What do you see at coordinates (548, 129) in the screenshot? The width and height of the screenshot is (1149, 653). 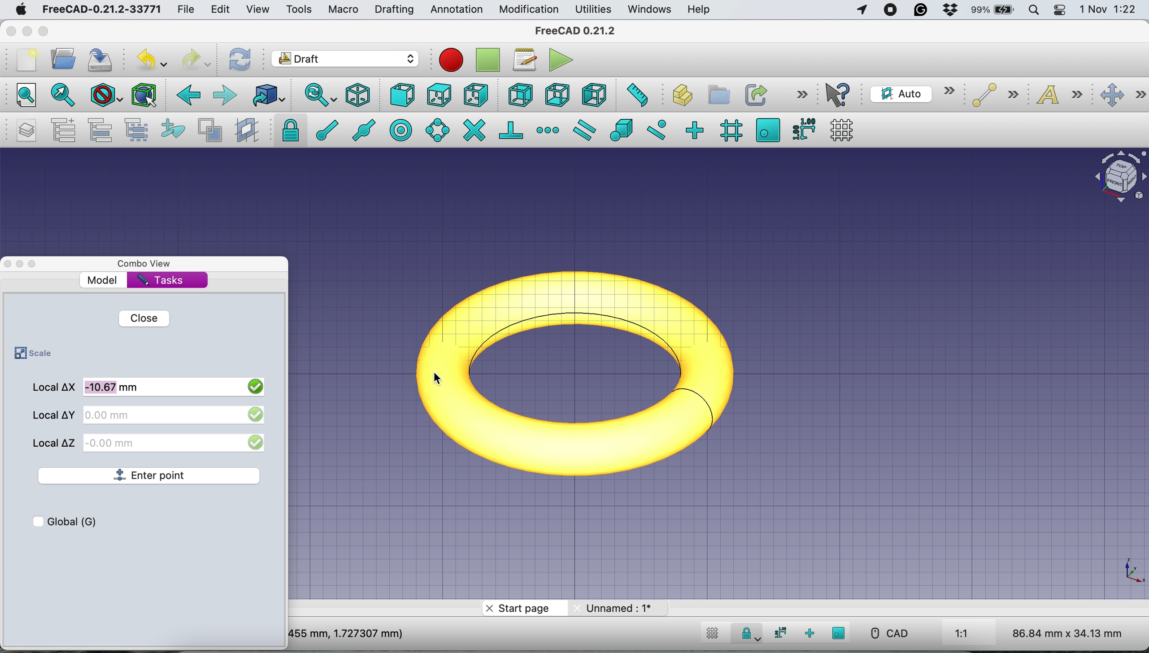 I see `snap extension` at bounding box center [548, 129].